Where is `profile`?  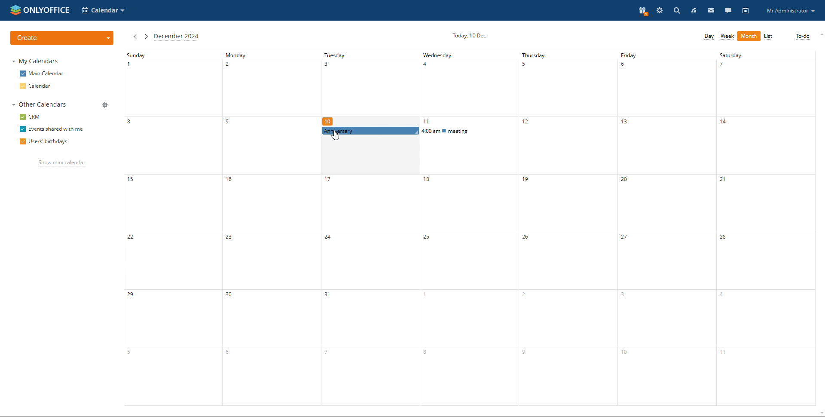
profile is located at coordinates (790, 10).